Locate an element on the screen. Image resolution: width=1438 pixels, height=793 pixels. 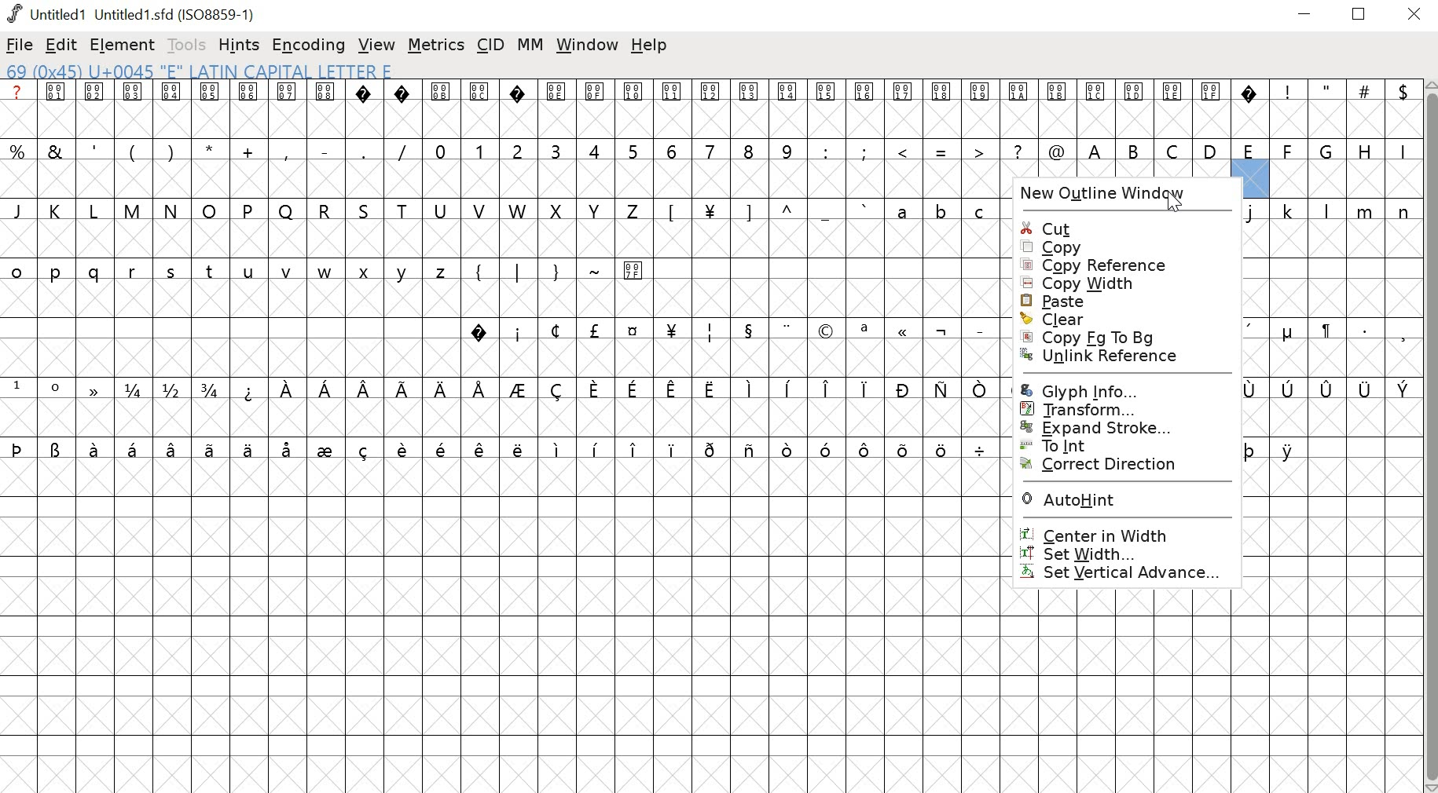
empty cells is located at coordinates (710, 120).